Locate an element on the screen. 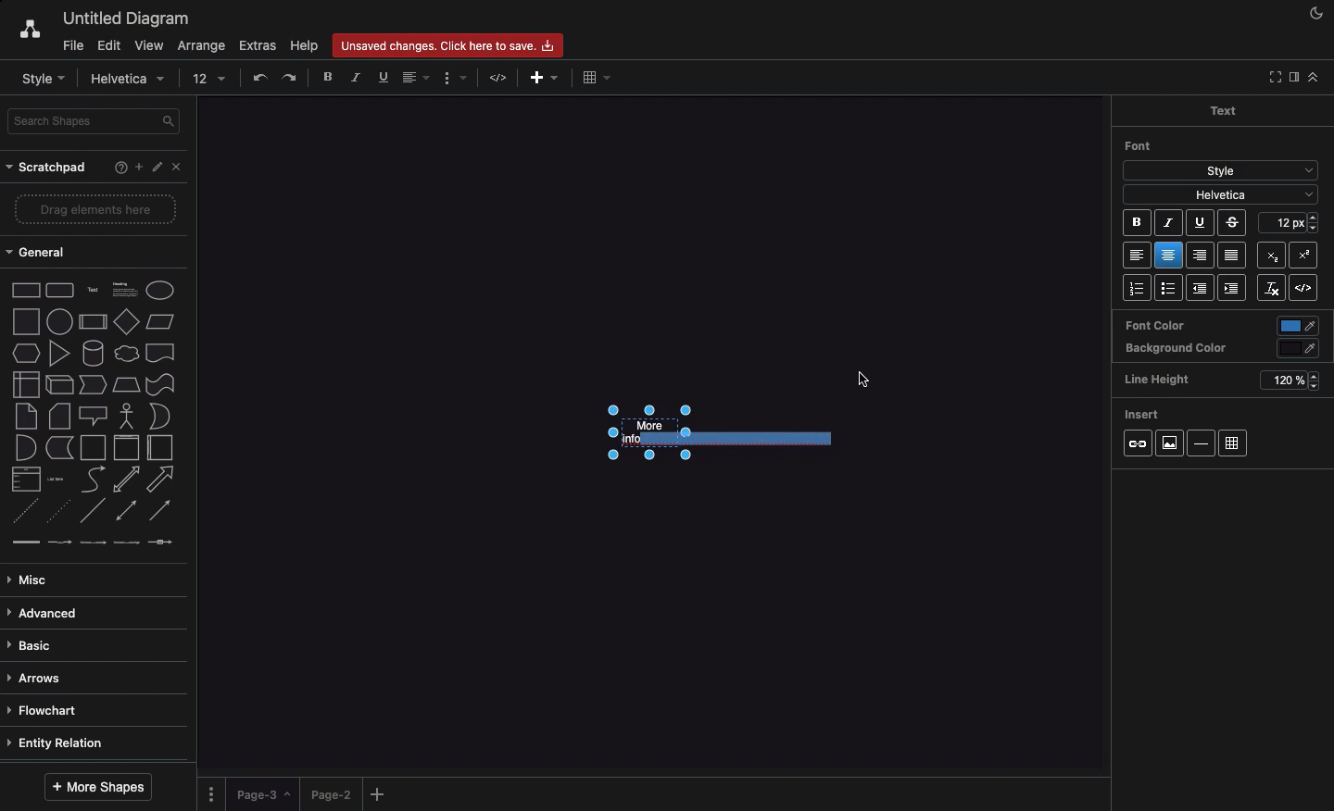 The width and height of the screenshot is (1334, 811). Entity relation is located at coordinates (58, 744).